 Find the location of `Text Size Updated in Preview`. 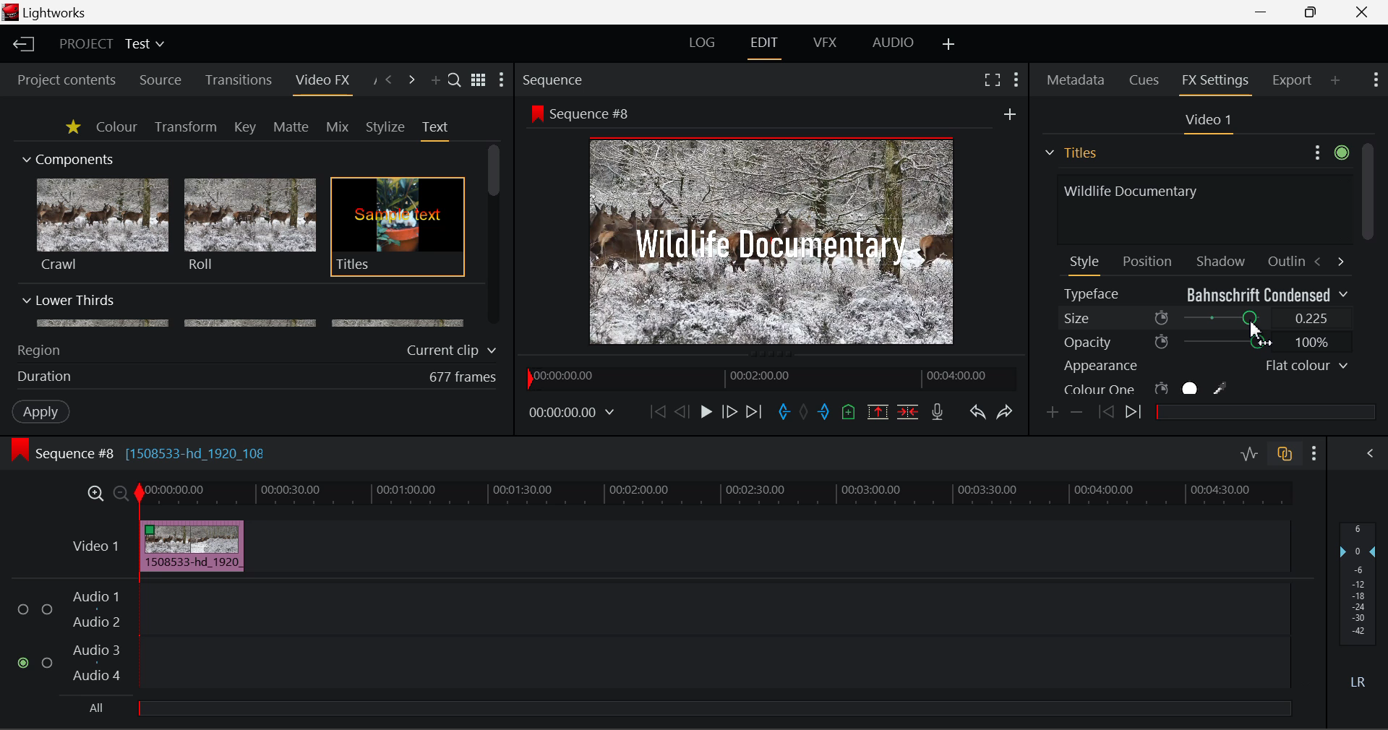

Text Size Updated in Preview is located at coordinates (775, 244).